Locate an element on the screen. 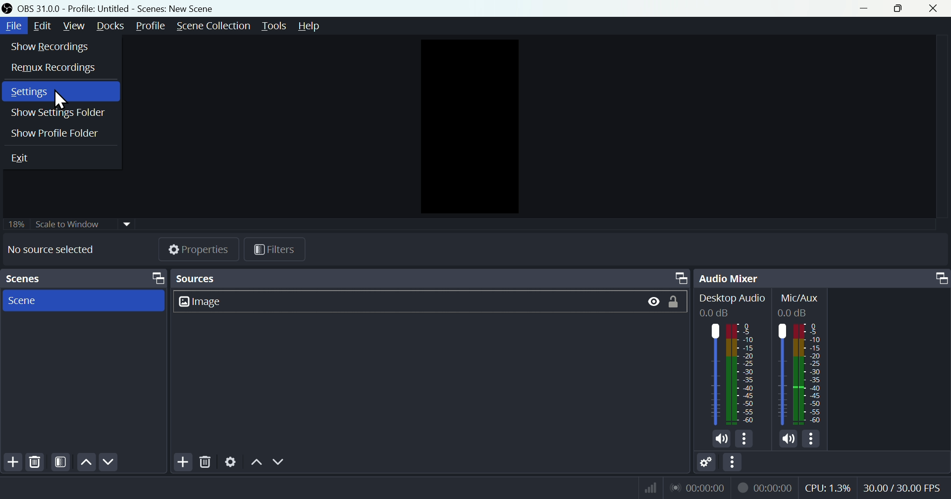 Image resolution: width=951 pixels, height=499 pixels.  is located at coordinates (652, 303).